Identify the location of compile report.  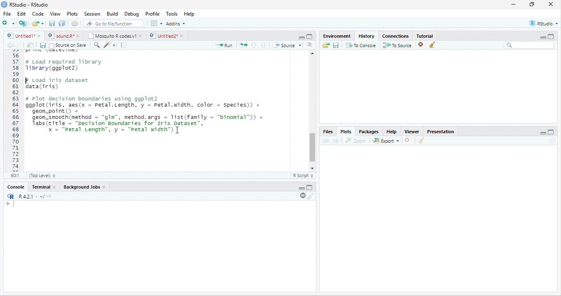
(124, 45).